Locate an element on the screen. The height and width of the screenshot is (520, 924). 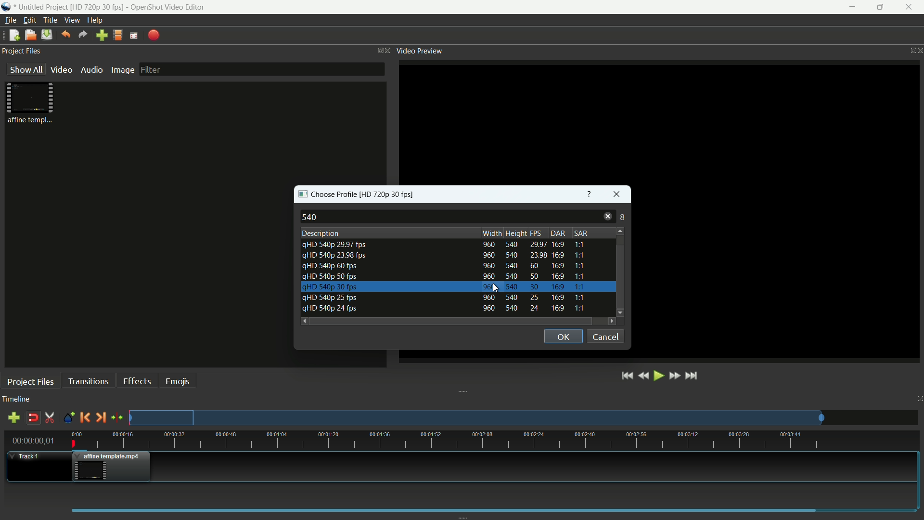
center the timeline on the playhead is located at coordinates (116, 417).